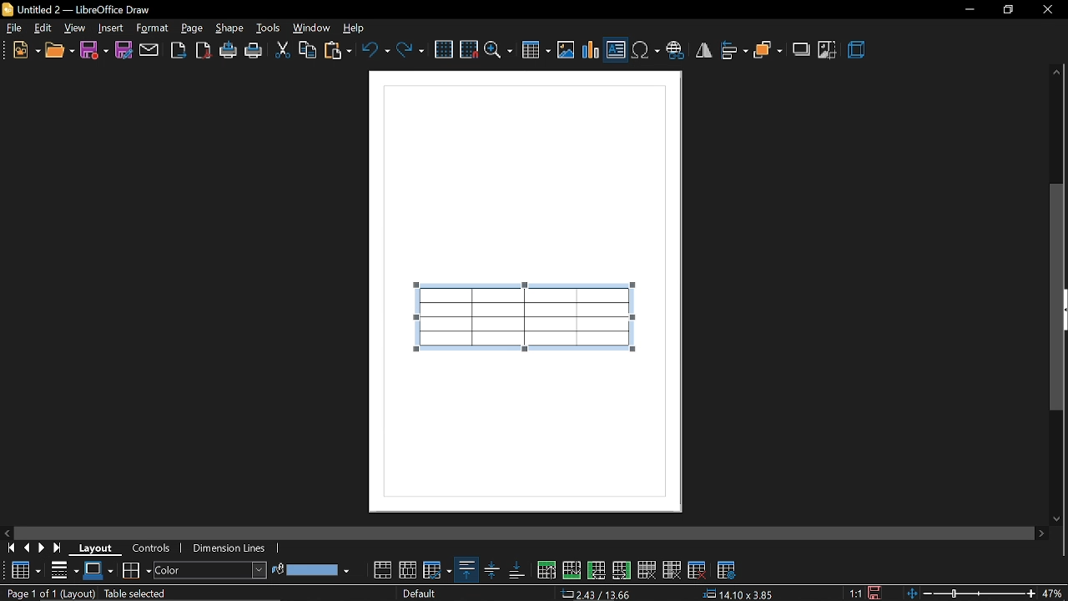 The height and width of the screenshot is (601, 1068). I want to click on align top, so click(466, 569).